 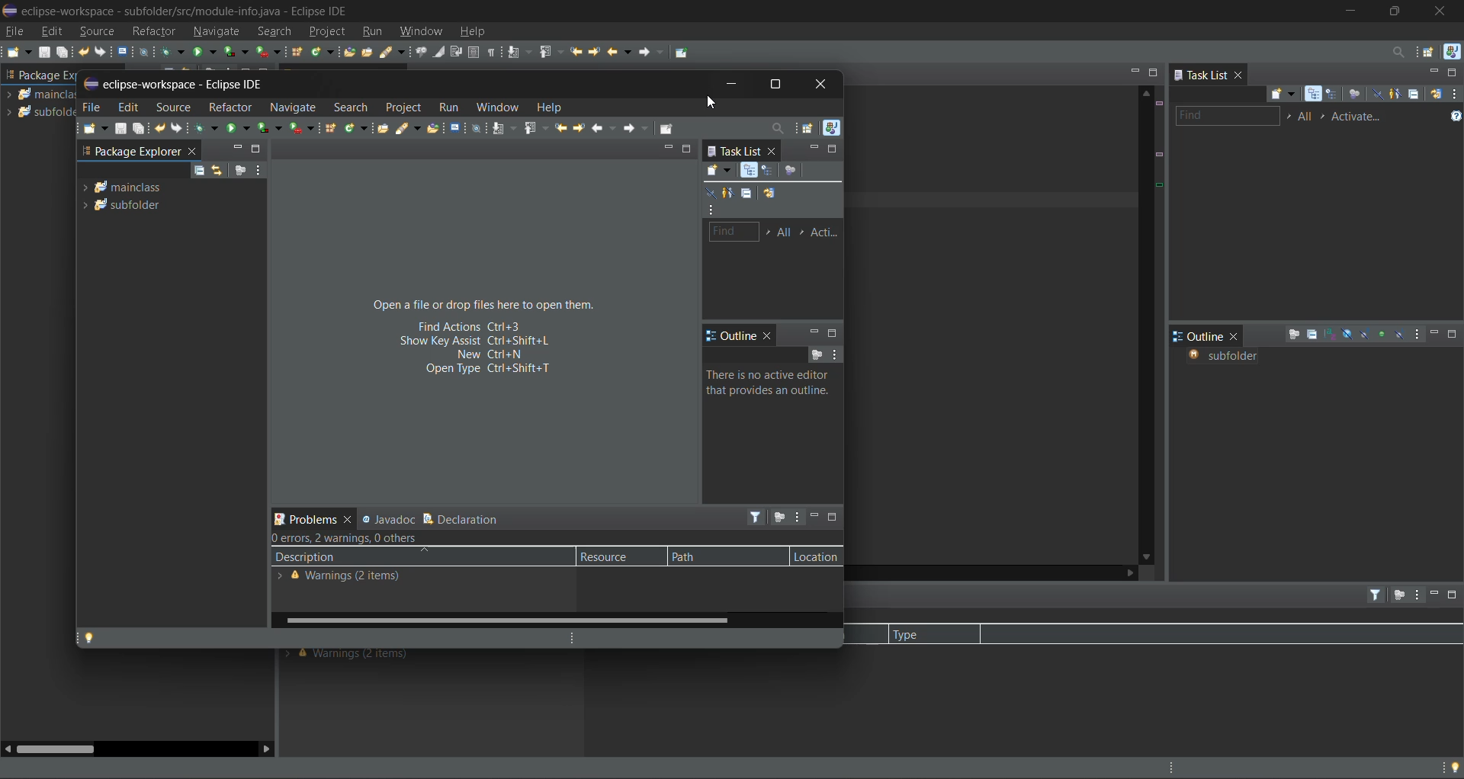 I want to click on maximize, so click(x=257, y=148).